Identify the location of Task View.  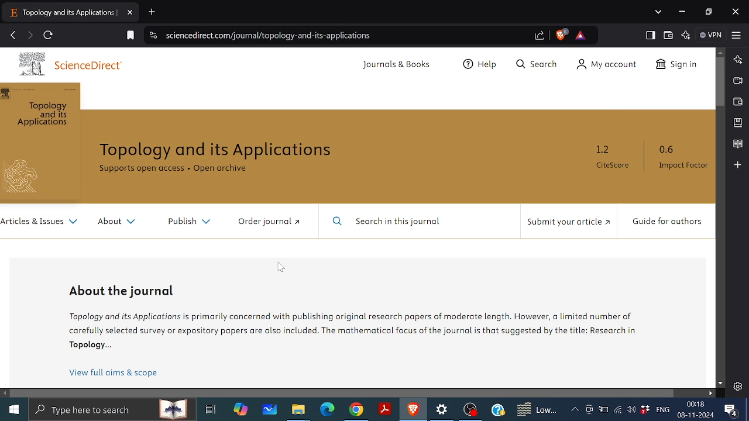
(209, 409).